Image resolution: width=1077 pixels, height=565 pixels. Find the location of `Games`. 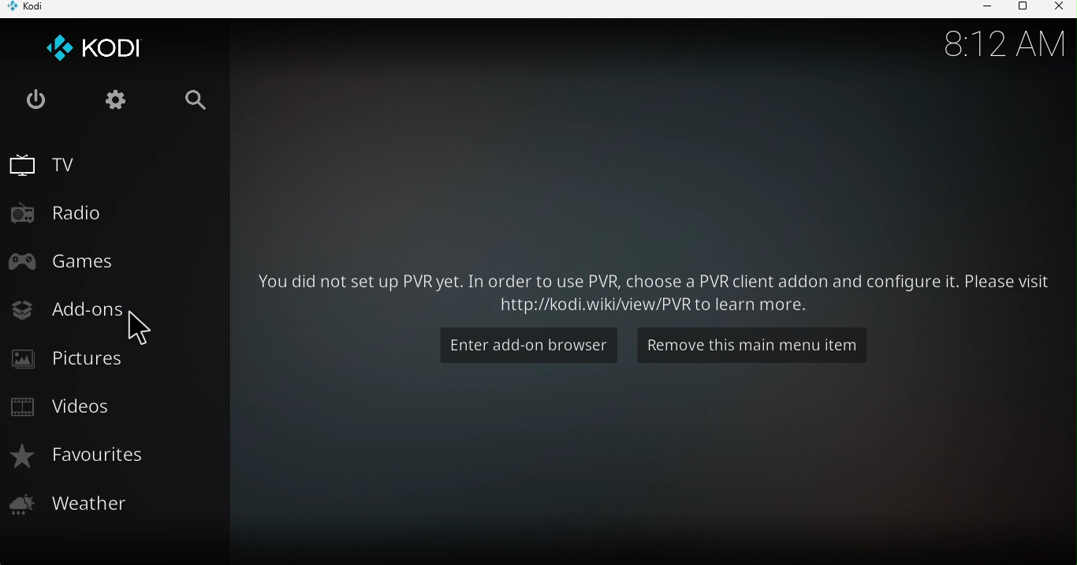

Games is located at coordinates (68, 261).